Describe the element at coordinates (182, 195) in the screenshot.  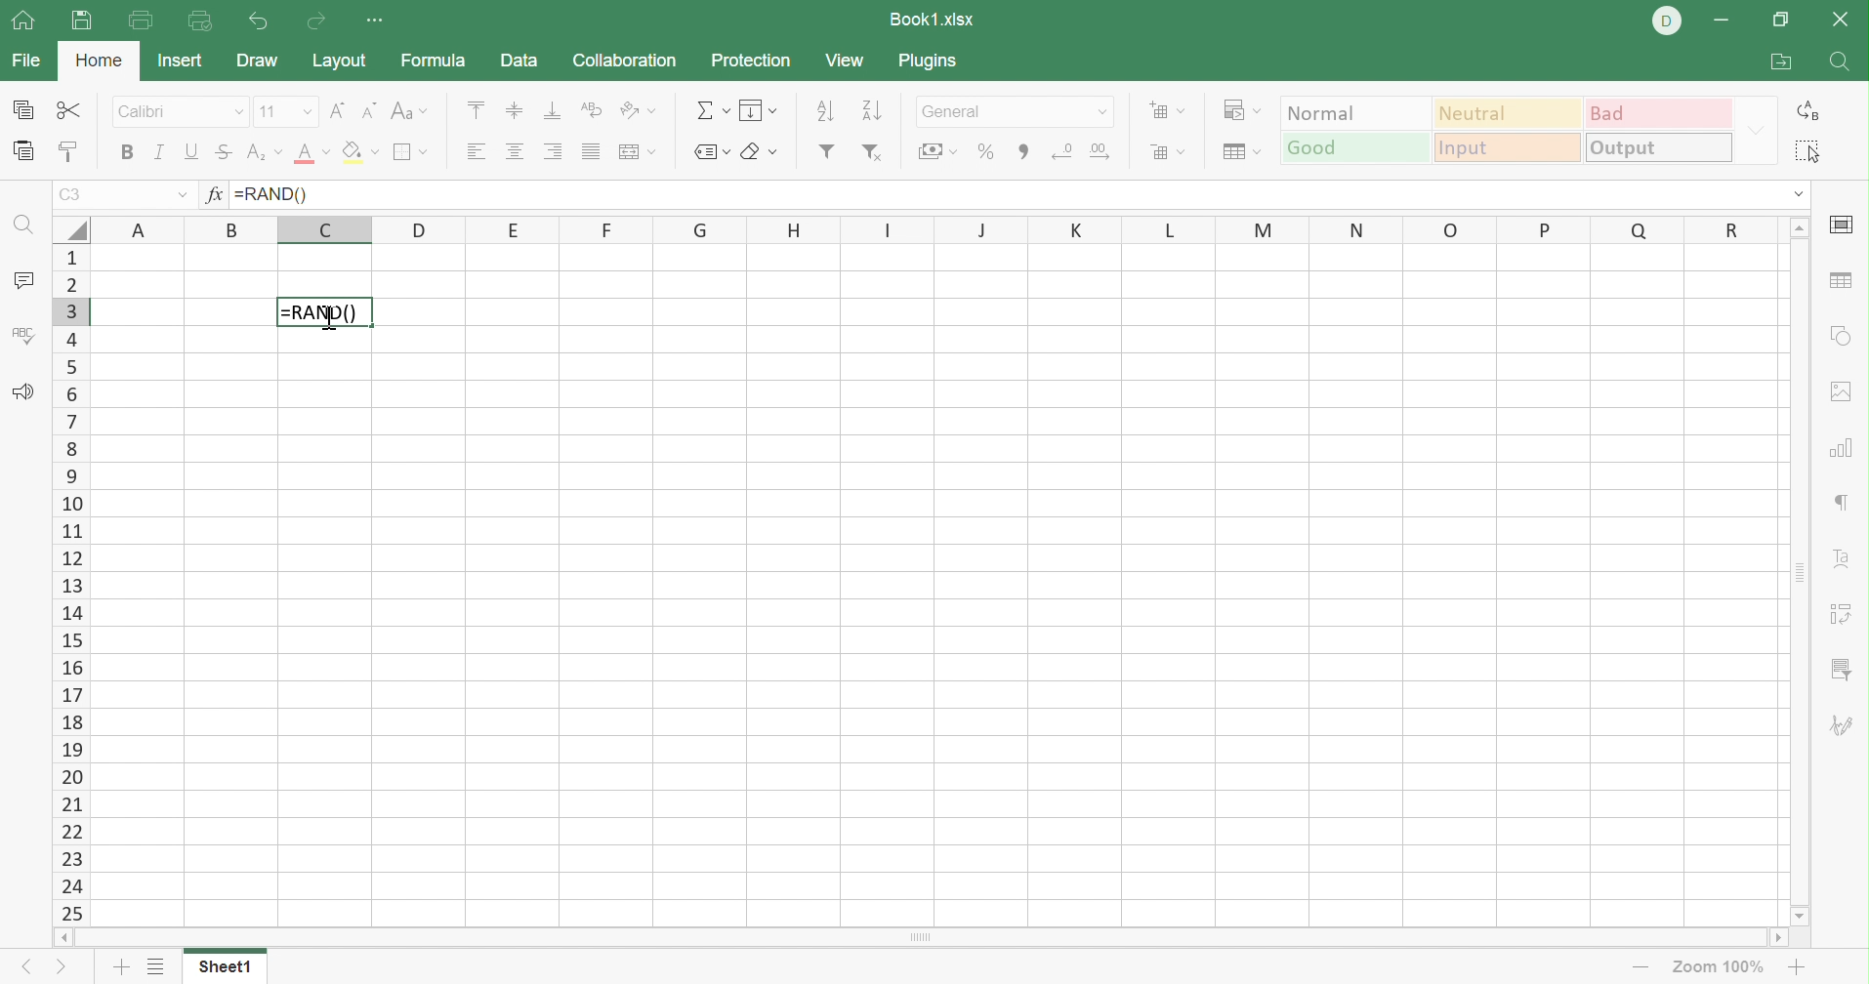
I see `Drop down` at that location.